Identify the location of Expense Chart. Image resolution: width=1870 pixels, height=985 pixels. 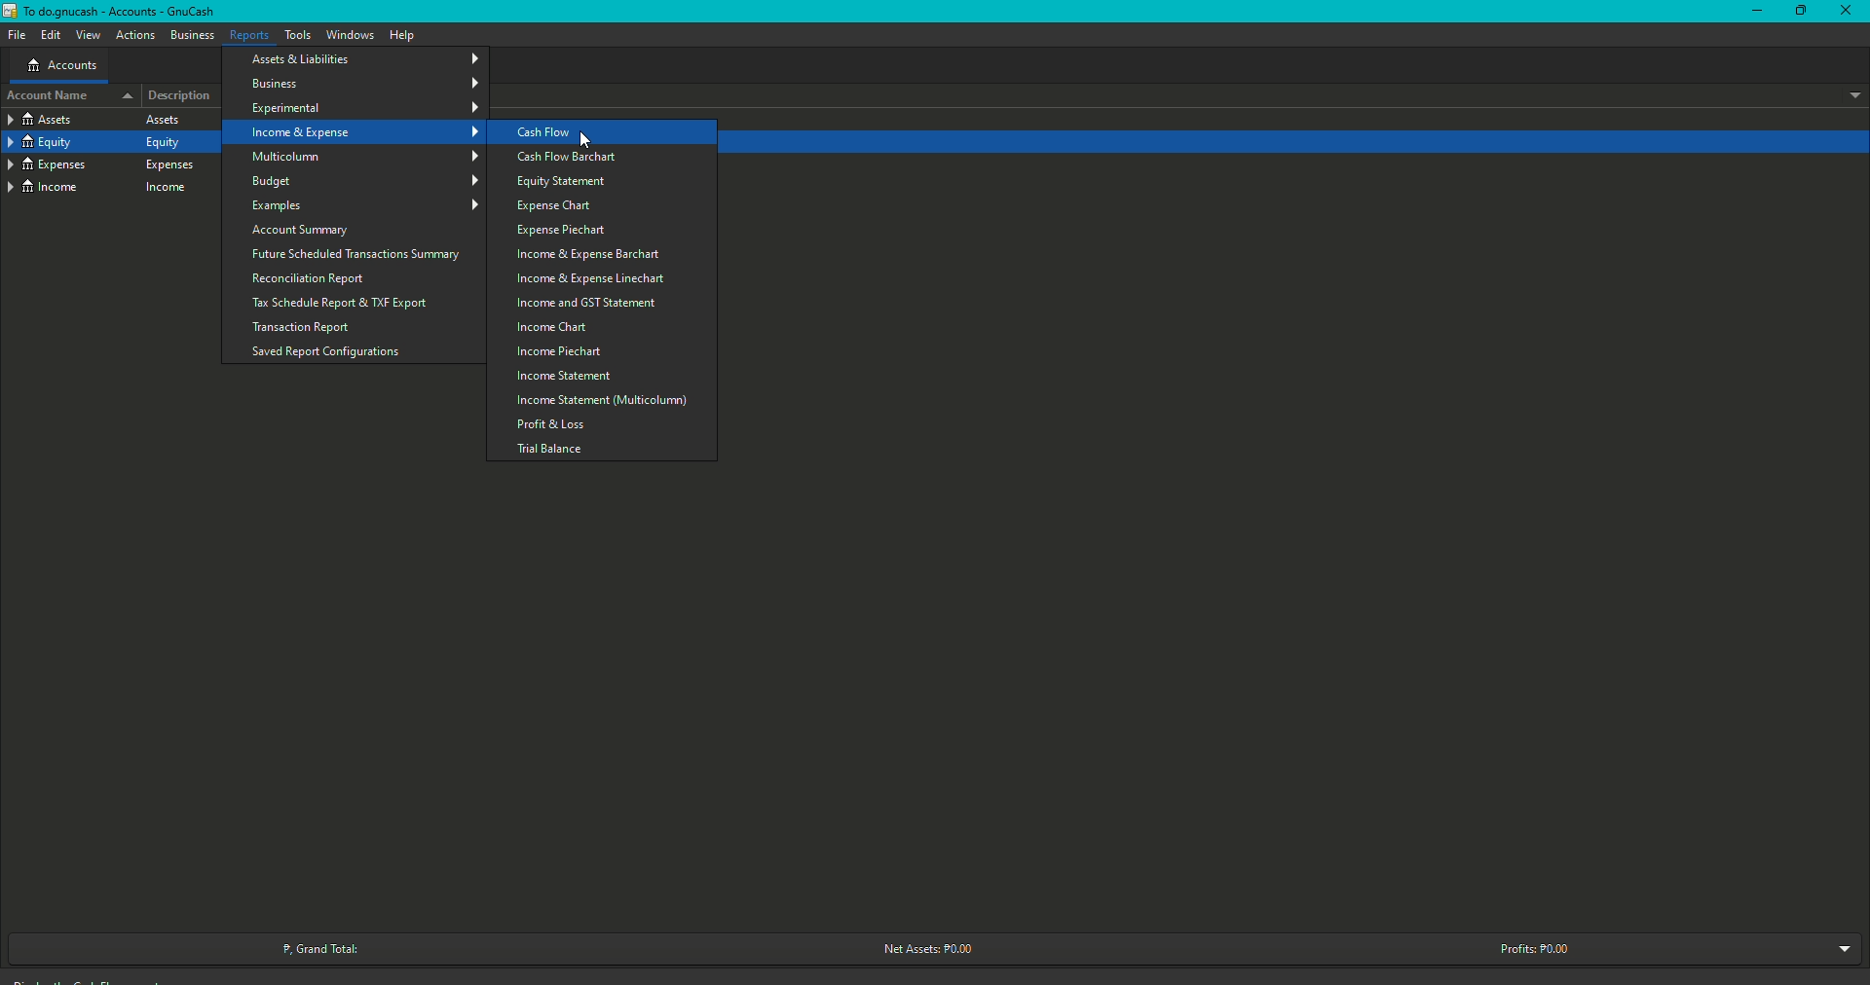
(558, 207).